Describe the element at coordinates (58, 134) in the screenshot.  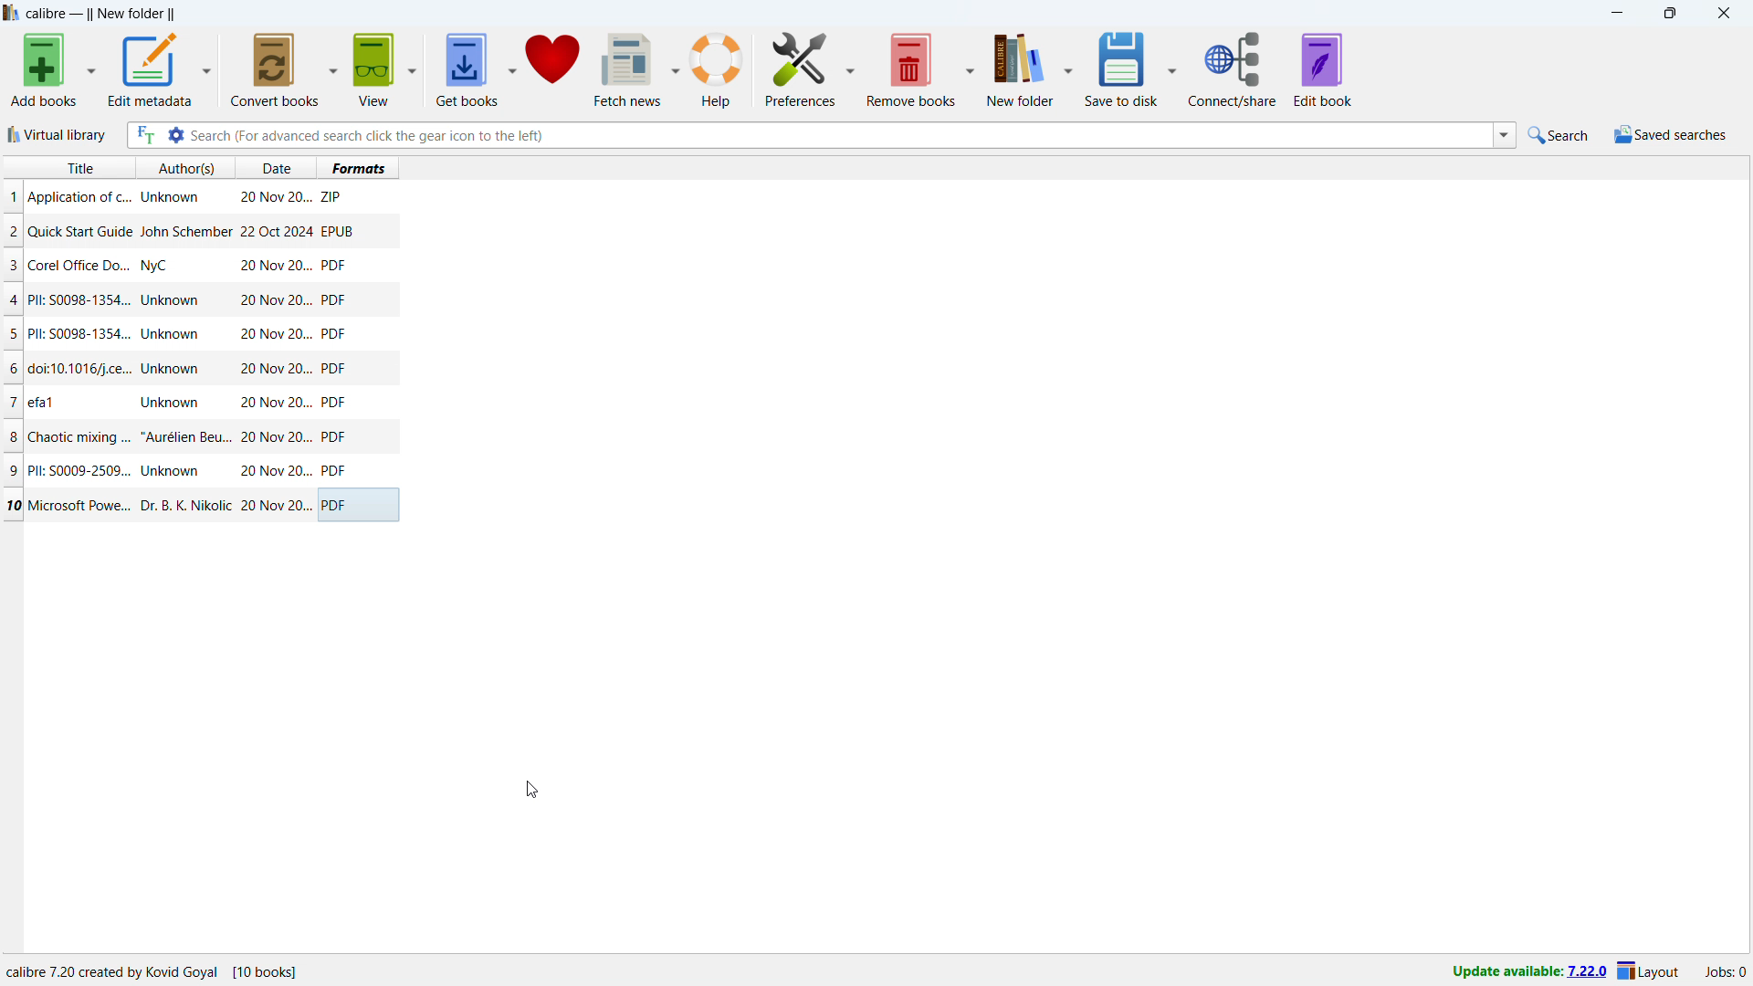
I see `virtual library` at that location.